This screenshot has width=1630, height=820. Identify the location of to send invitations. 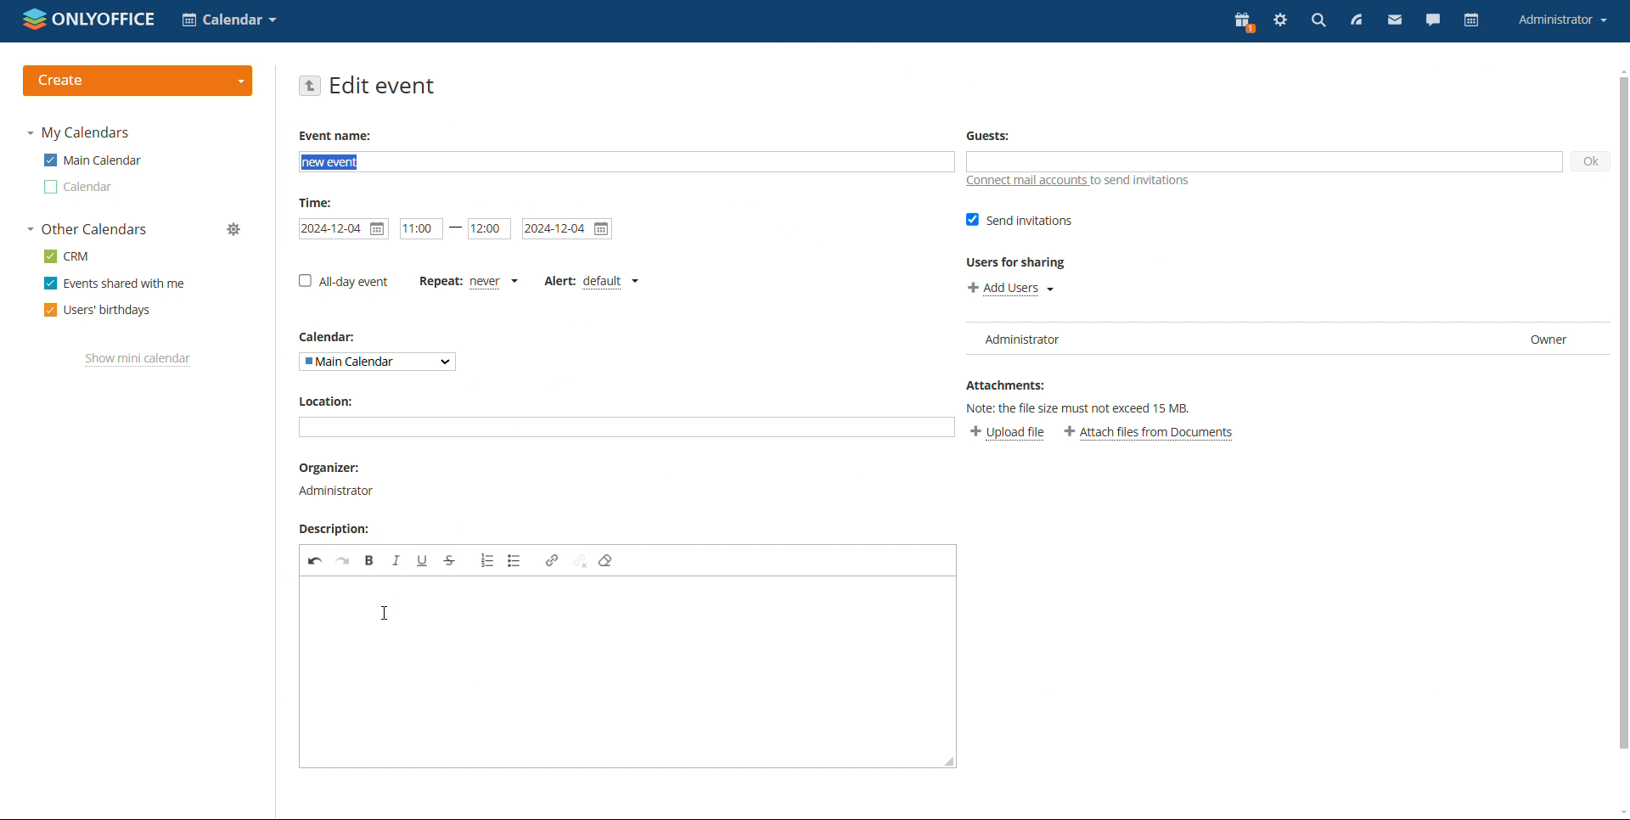
(1147, 182).